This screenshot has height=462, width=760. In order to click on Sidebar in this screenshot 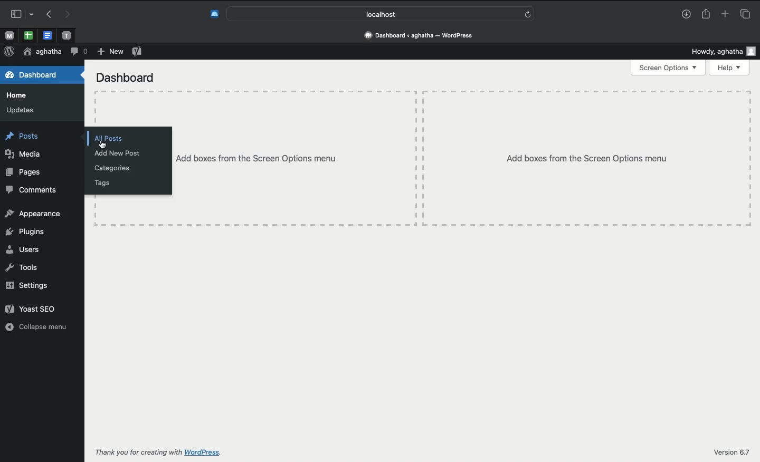, I will do `click(21, 13)`.